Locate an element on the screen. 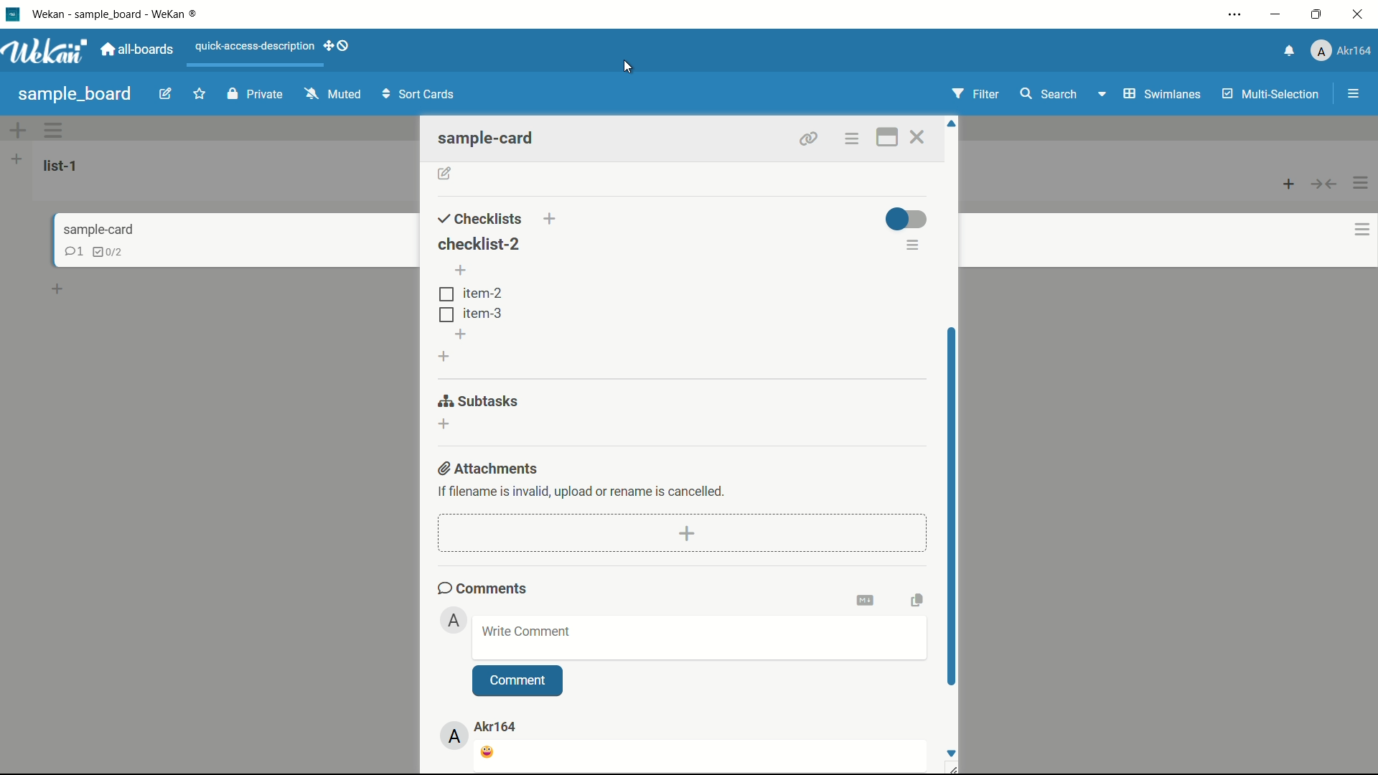 This screenshot has height=775, width=1378. checklists is located at coordinates (480, 218).